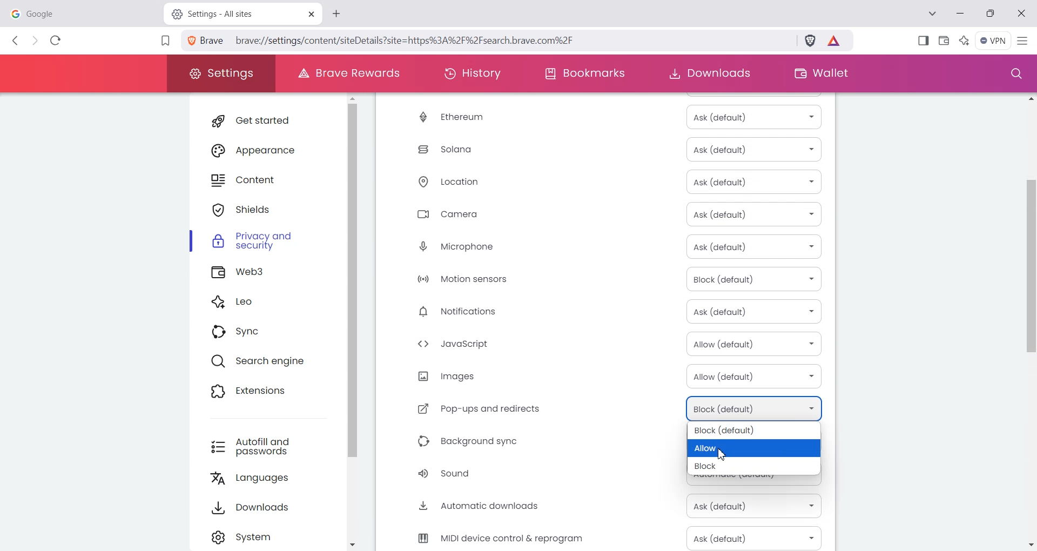 This screenshot has height=551, width=1037. What do you see at coordinates (810, 42) in the screenshot?
I see `Brave Shield` at bounding box center [810, 42].